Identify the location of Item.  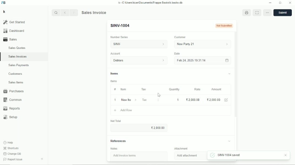
(123, 89).